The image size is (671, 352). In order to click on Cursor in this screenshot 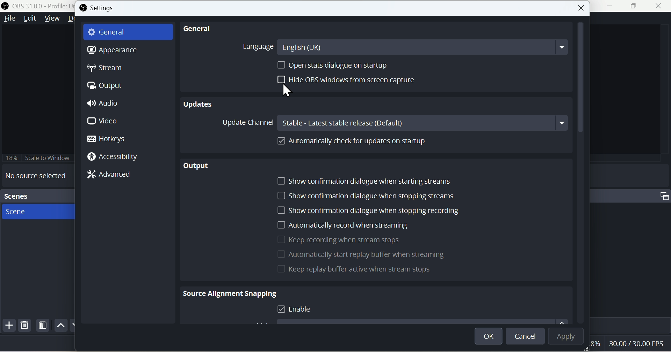, I will do `click(287, 92)`.